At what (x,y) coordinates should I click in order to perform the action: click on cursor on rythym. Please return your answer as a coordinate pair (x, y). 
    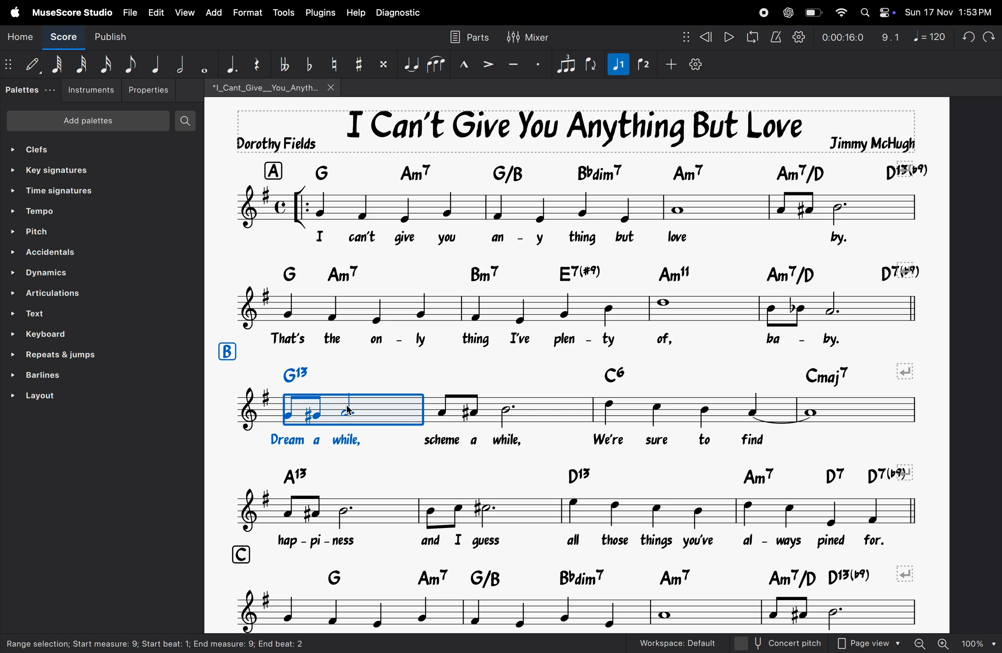
    Looking at the image, I should click on (352, 413).